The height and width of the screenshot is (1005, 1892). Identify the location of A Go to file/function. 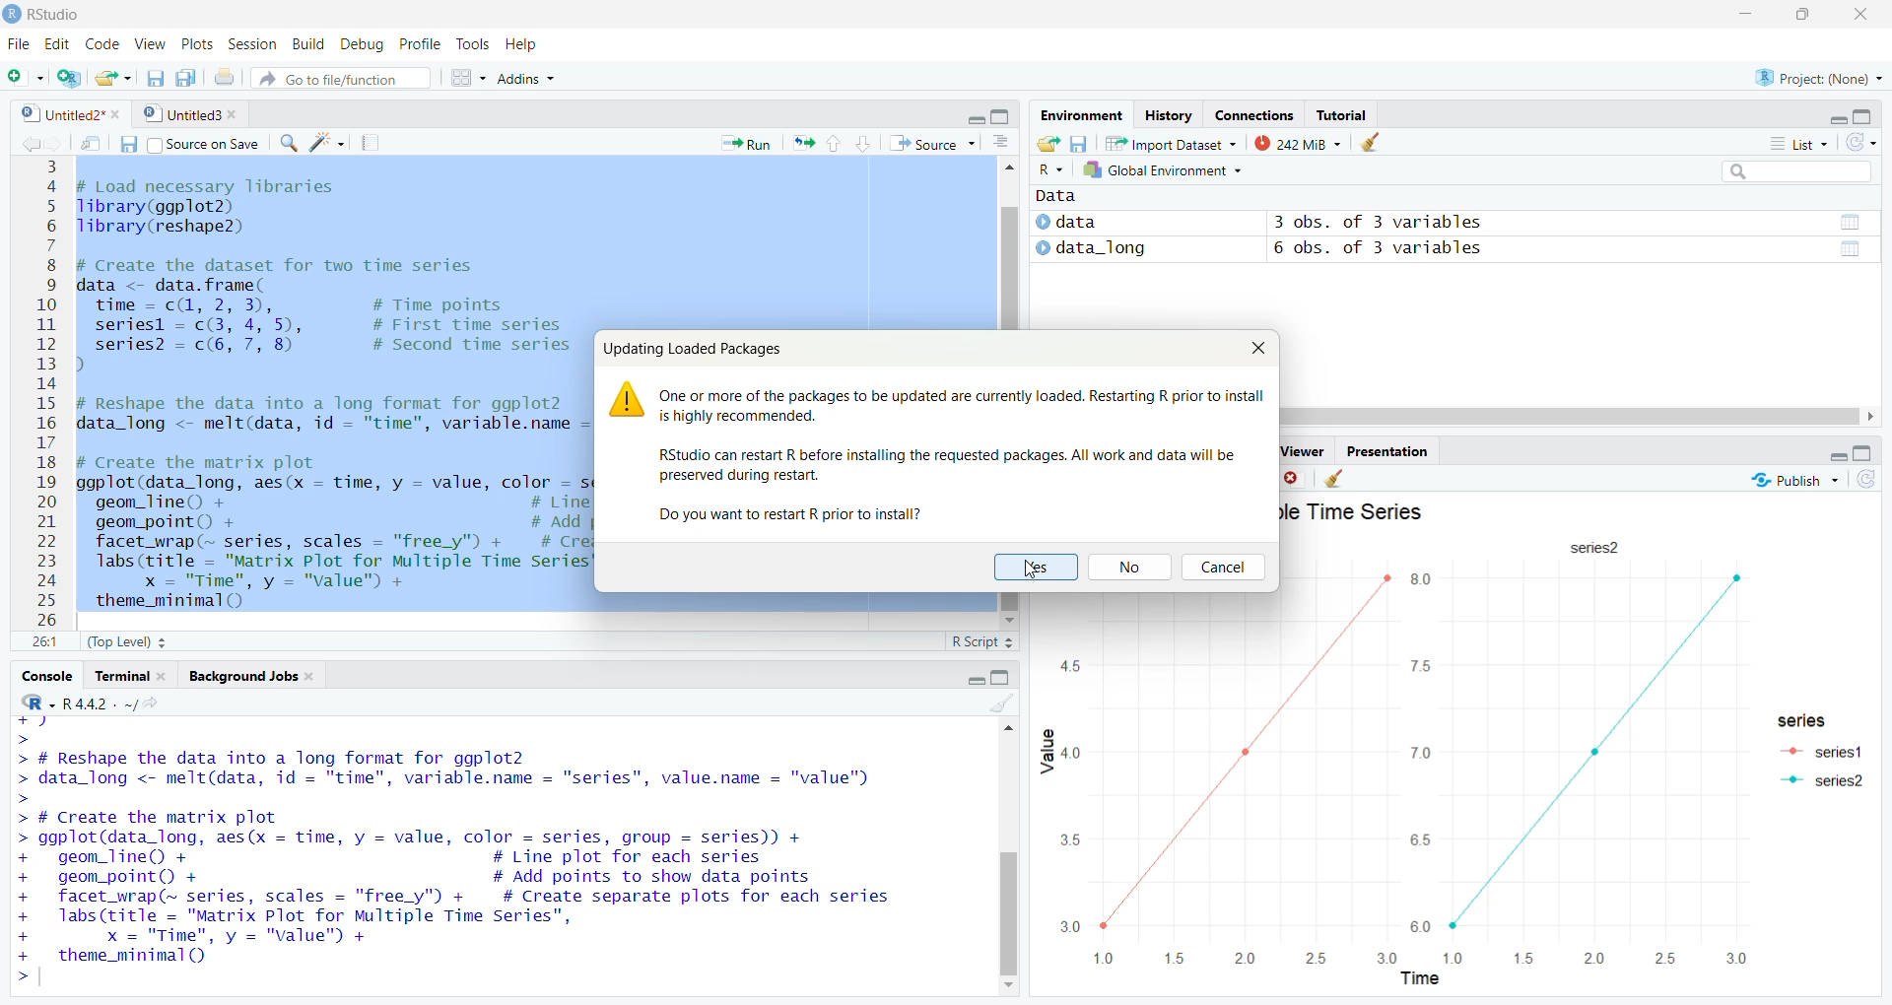
(340, 77).